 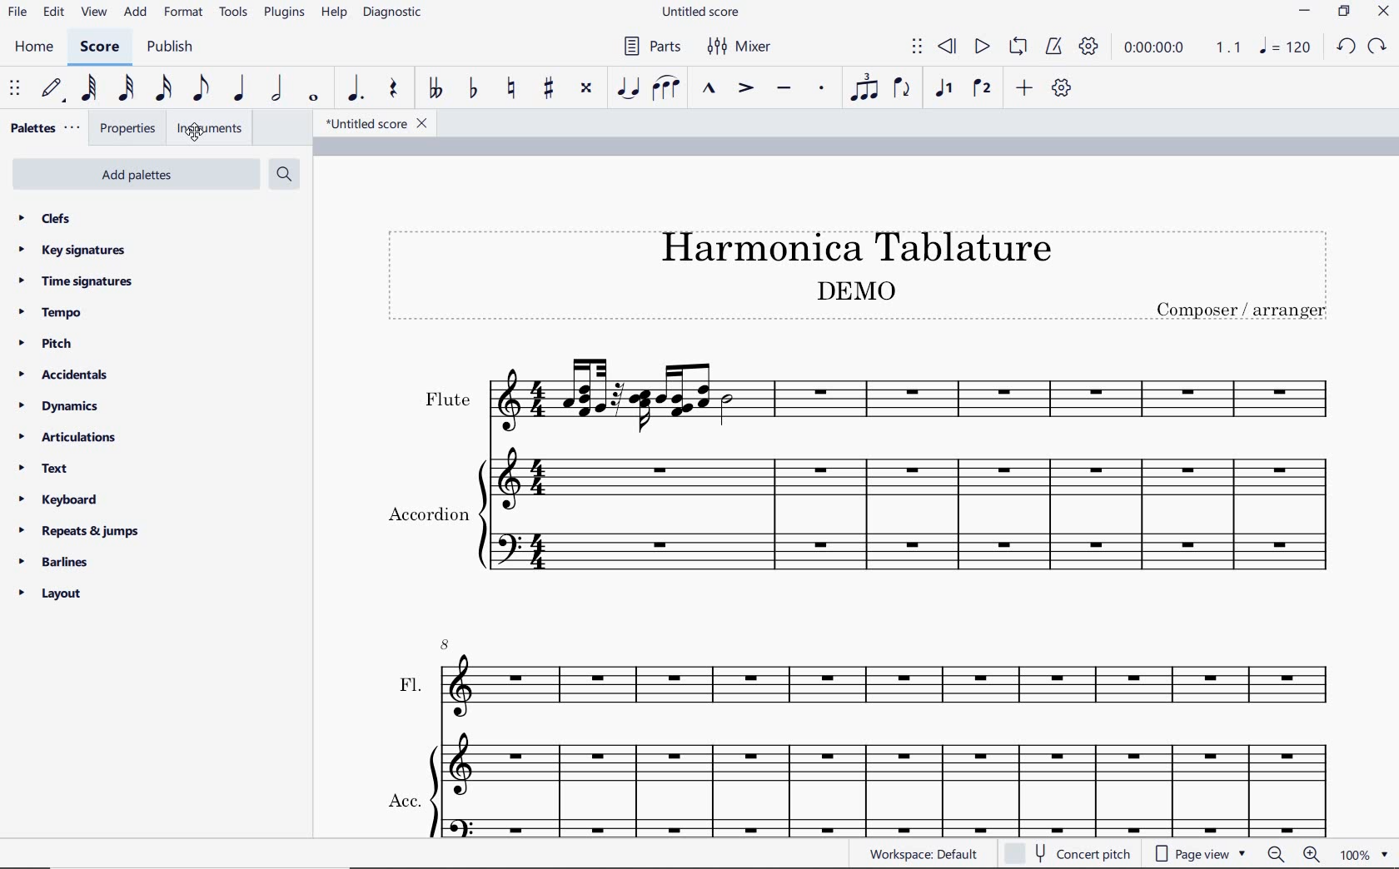 I want to click on Playback speed, so click(x=1230, y=47).